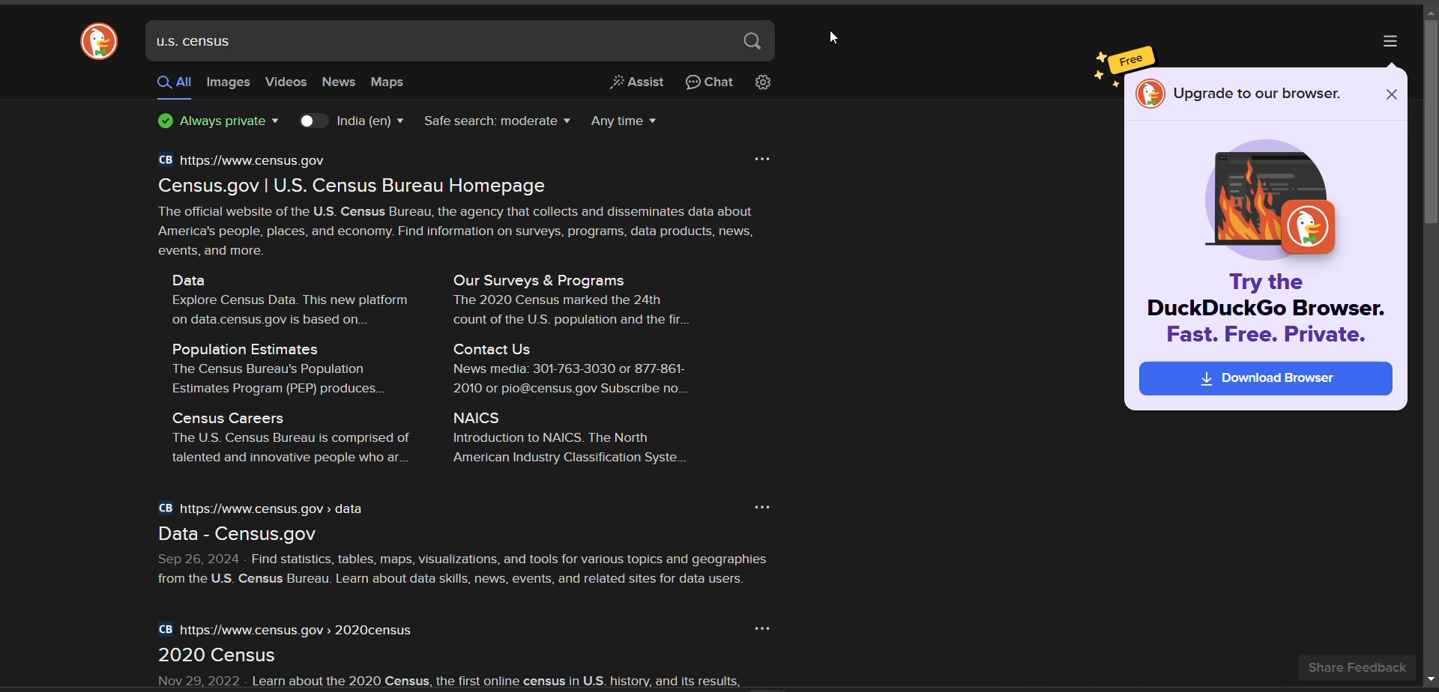 Image resolution: width=1439 pixels, height=692 pixels. Describe the element at coordinates (570, 452) in the screenshot. I see `Introduction to NAILS. The North
American Industry Classification Syste...` at that location.